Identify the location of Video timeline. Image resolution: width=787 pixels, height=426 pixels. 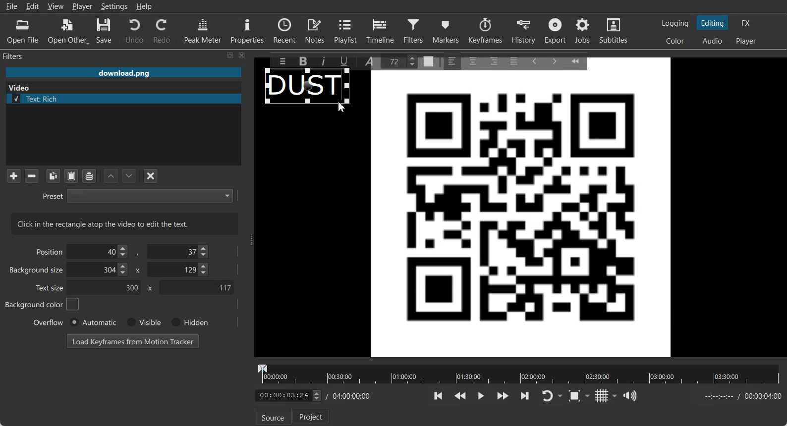
(518, 373).